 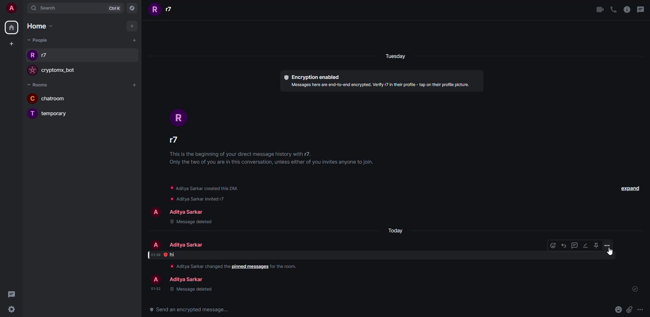 What do you see at coordinates (32, 56) in the screenshot?
I see `profile` at bounding box center [32, 56].